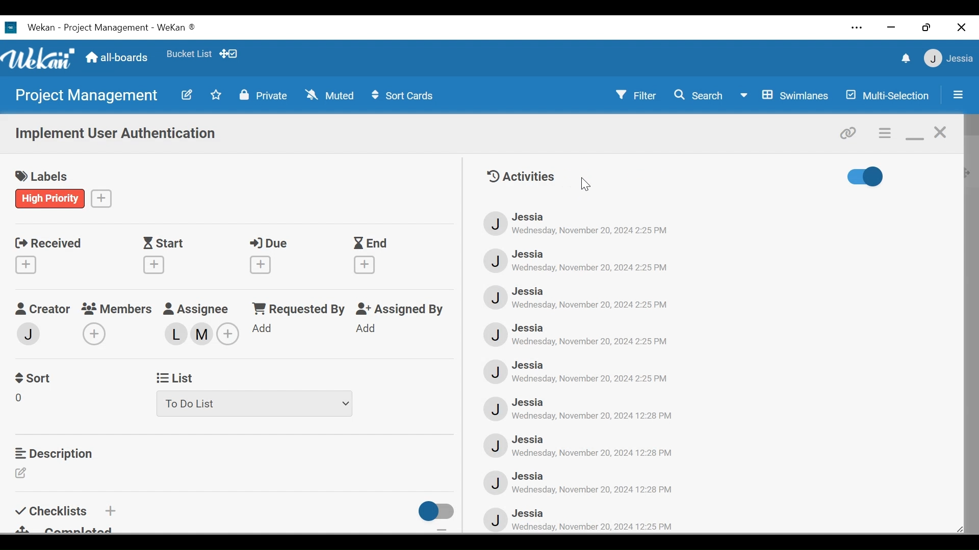 This screenshot has width=979, height=550. What do you see at coordinates (530, 513) in the screenshot?
I see `Member Name` at bounding box center [530, 513].